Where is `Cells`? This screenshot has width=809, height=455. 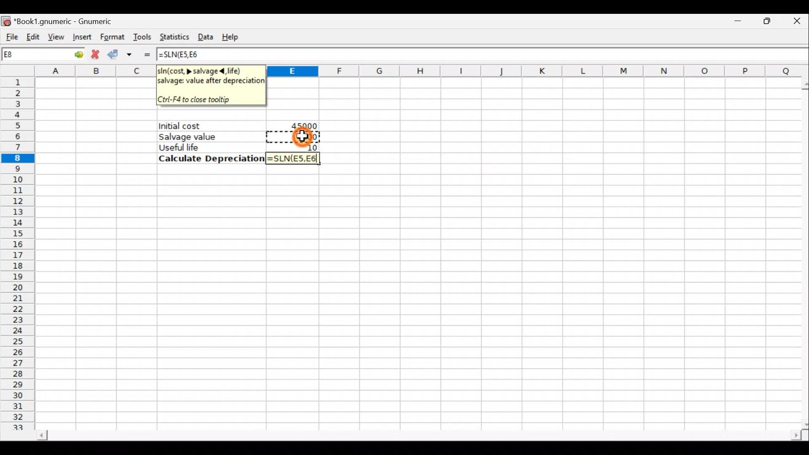
Cells is located at coordinates (415, 299).